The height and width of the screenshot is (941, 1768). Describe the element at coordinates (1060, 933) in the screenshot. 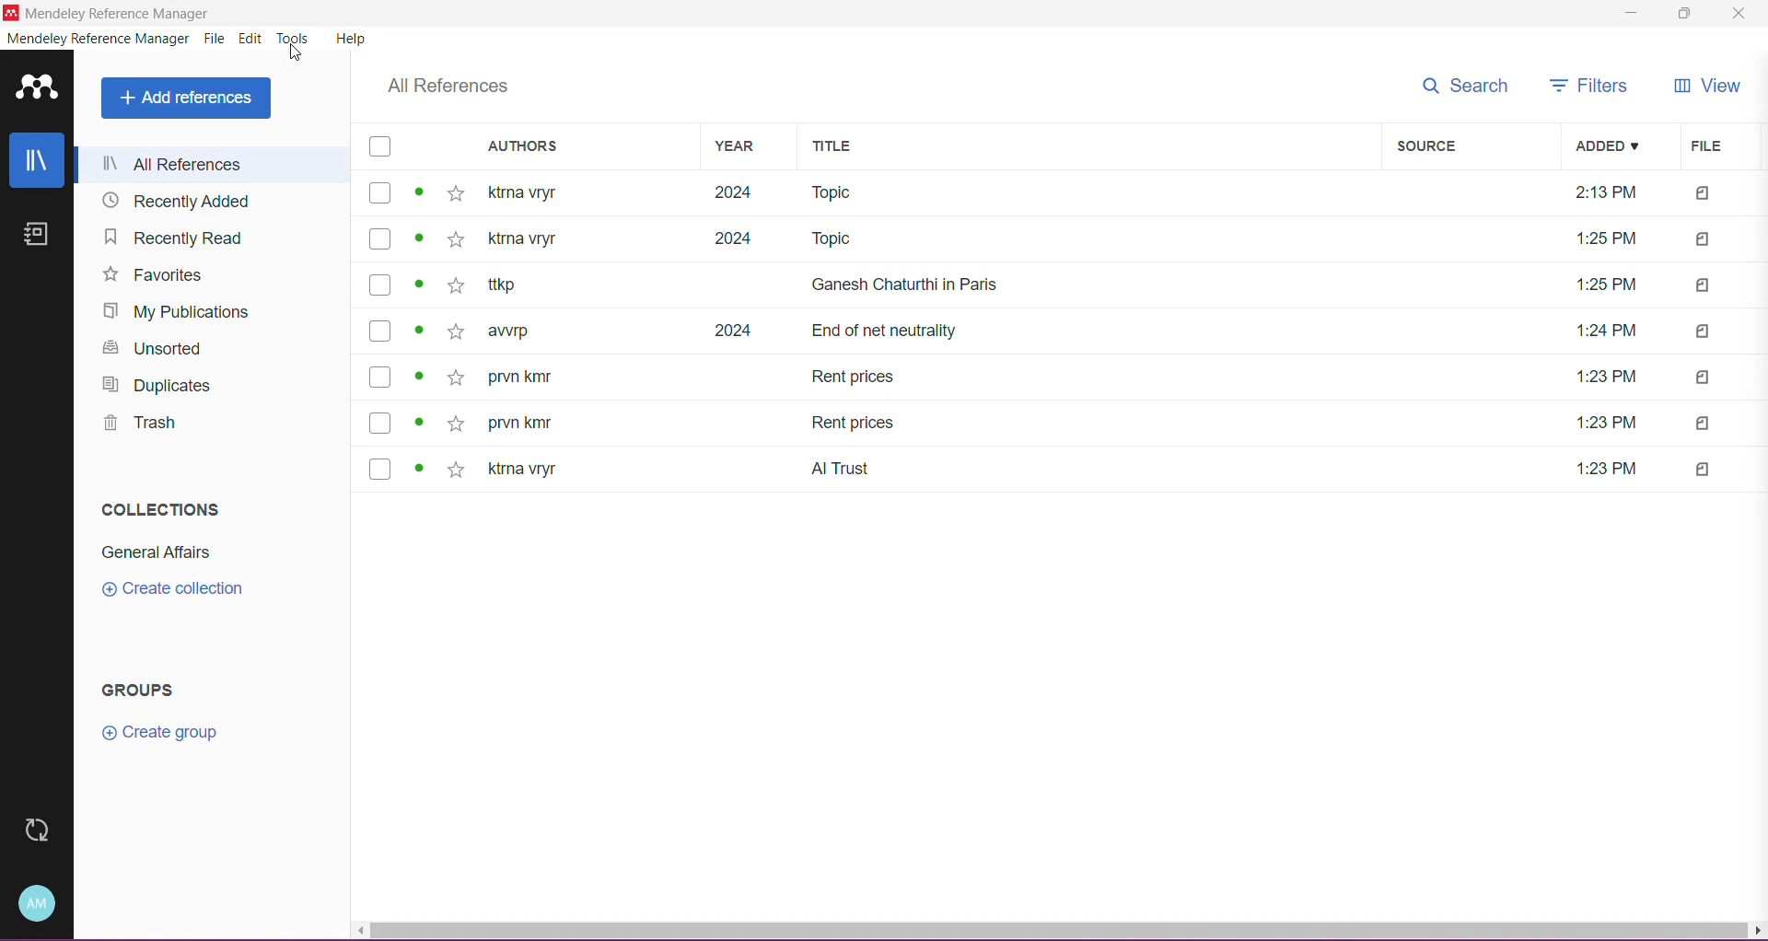

I see `Horizontal Scroll Bar` at that location.